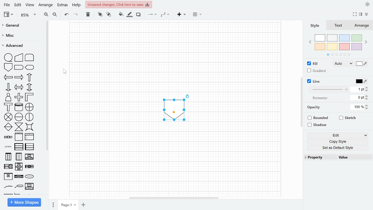 The image size is (373, 210). I want to click on orgchart, so click(19, 186).